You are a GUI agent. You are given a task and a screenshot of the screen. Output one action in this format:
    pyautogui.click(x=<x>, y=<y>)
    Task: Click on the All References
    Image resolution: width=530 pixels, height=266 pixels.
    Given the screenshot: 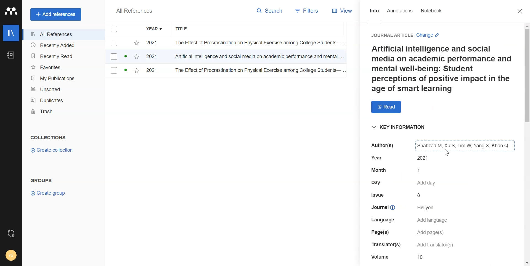 What is the action you would take?
    pyautogui.click(x=63, y=35)
    